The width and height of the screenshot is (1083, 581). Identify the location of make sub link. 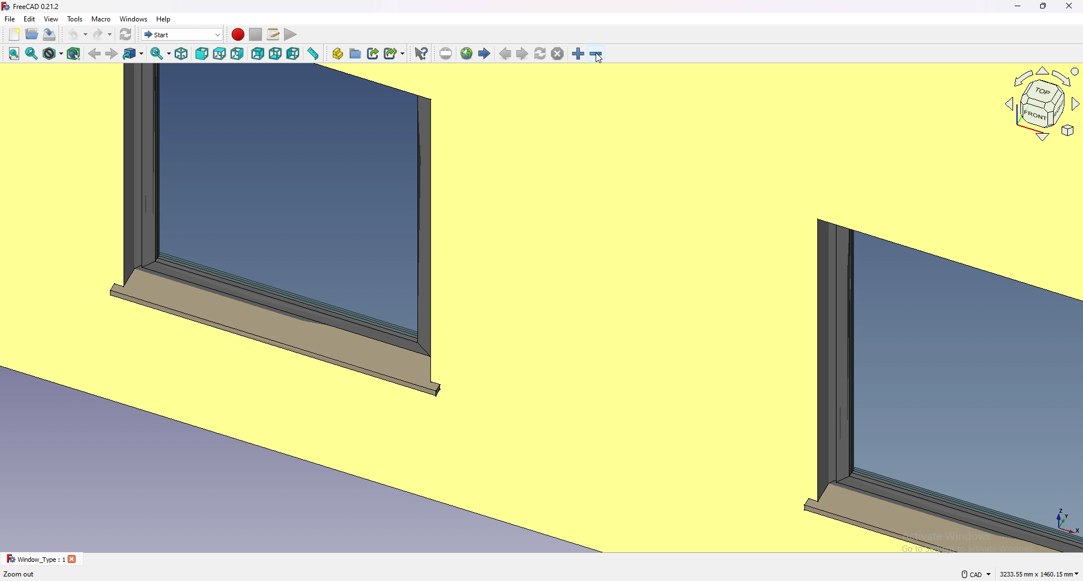
(395, 54).